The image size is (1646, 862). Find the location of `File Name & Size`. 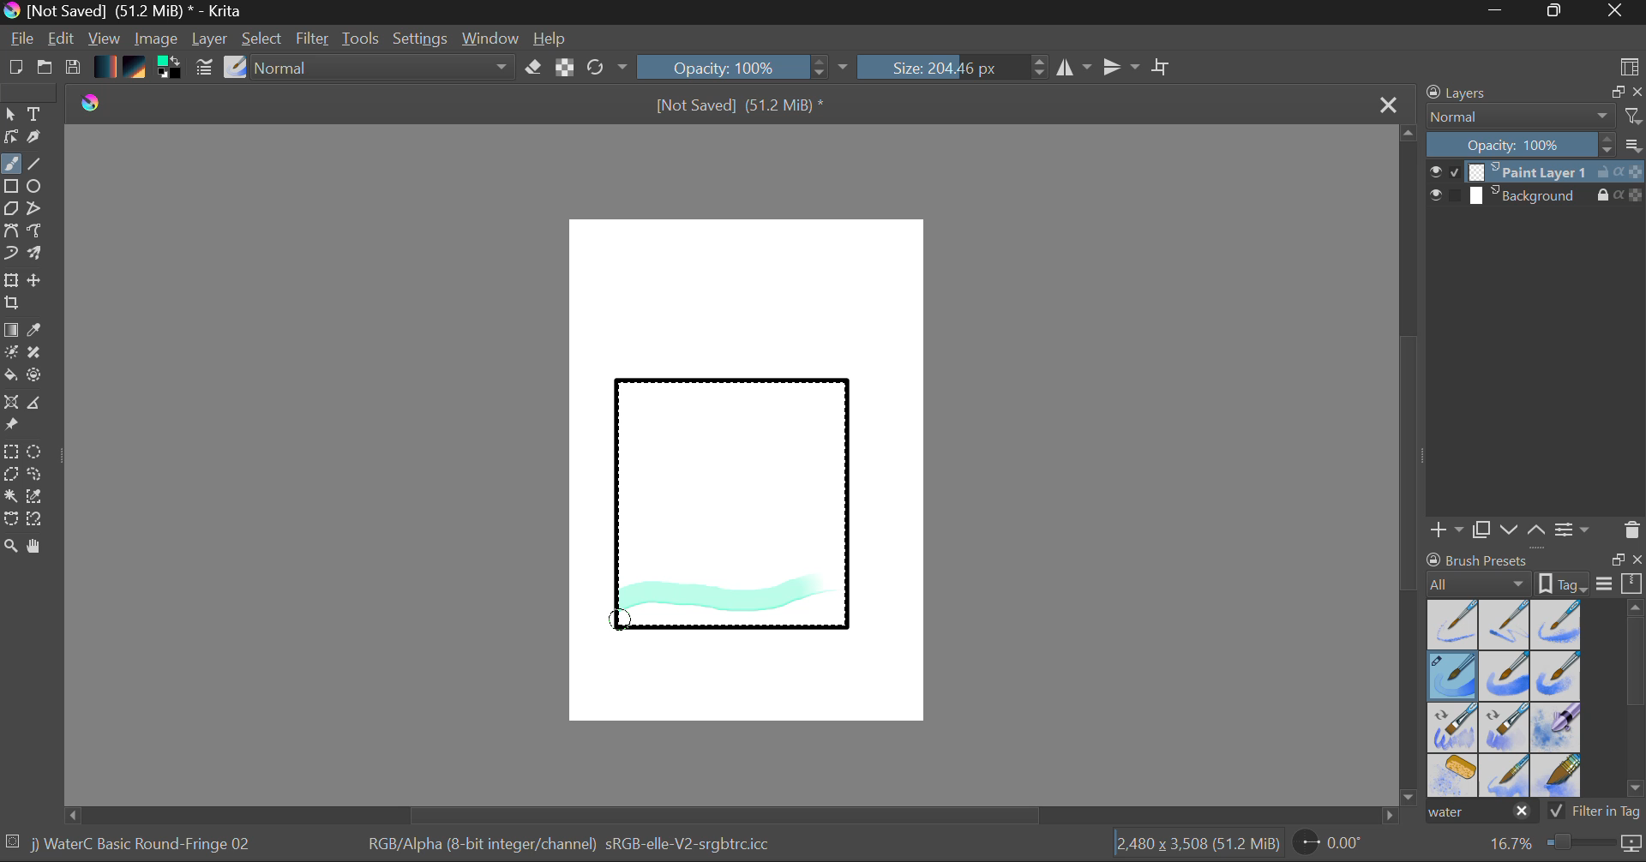

File Name & Size is located at coordinates (741, 107).